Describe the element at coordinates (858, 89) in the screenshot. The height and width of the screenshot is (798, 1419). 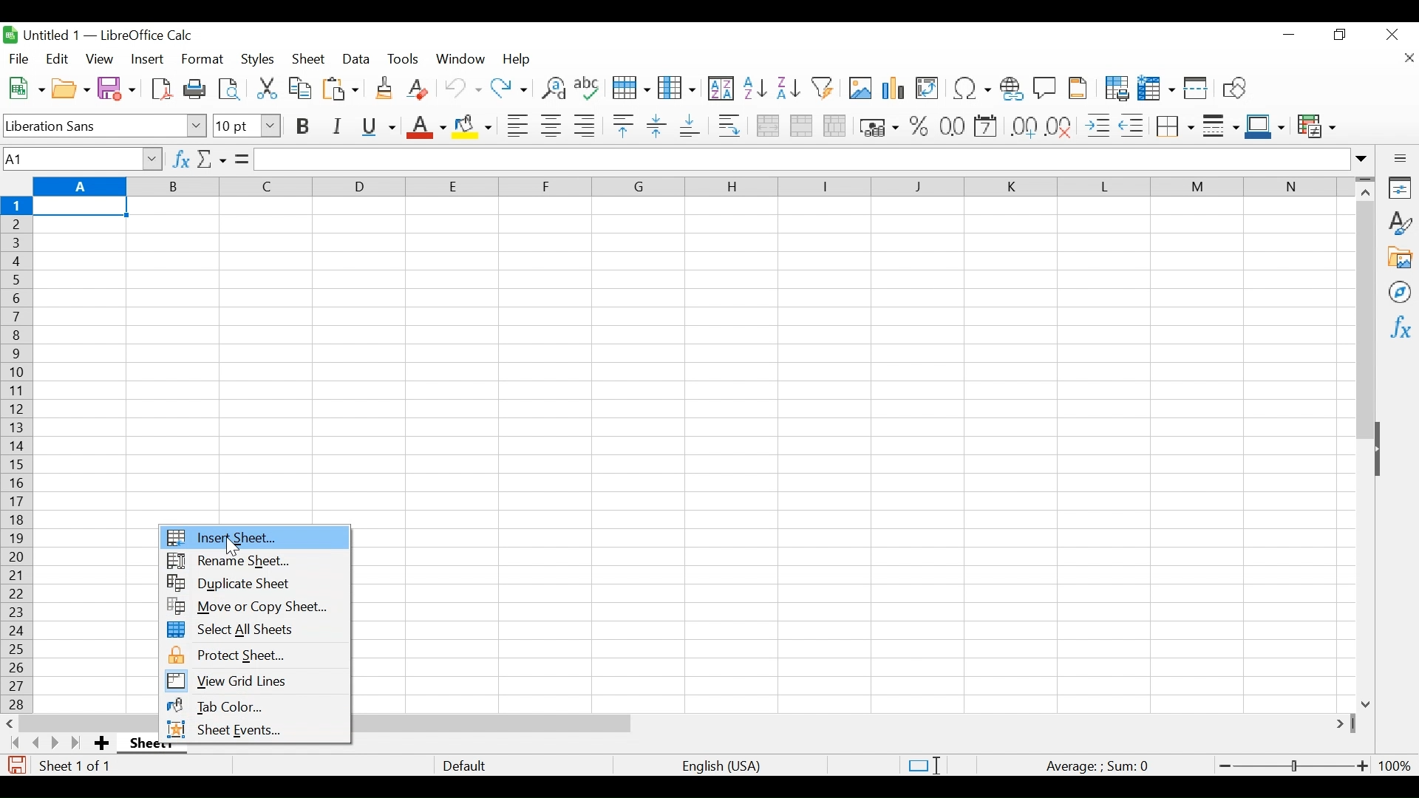
I see `Insert Image` at that location.